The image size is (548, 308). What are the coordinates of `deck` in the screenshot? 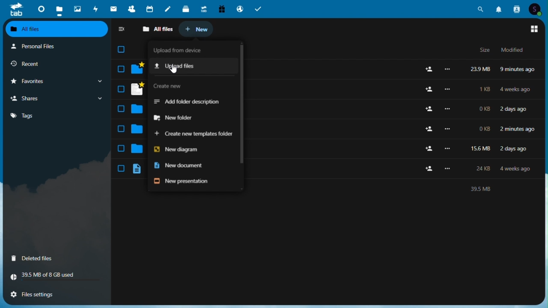 It's located at (186, 8).